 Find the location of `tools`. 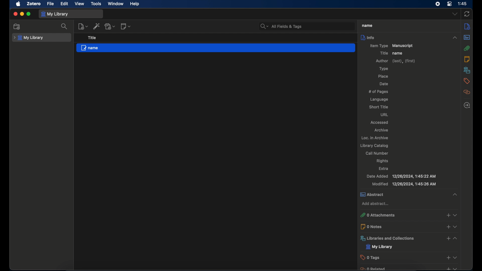

tools is located at coordinates (96, 4).